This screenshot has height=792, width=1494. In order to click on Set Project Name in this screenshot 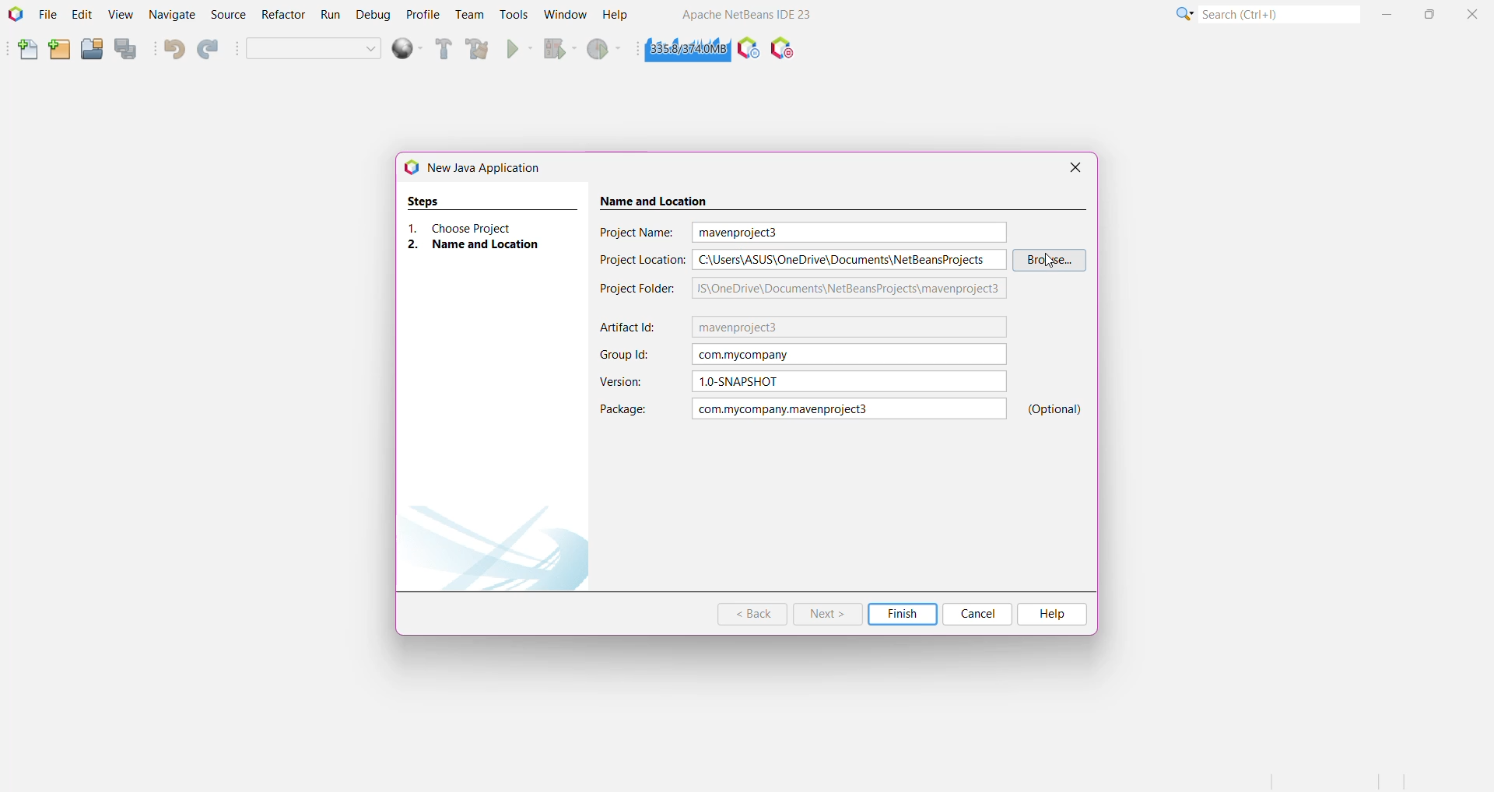, I will do `click(849, 233)`.